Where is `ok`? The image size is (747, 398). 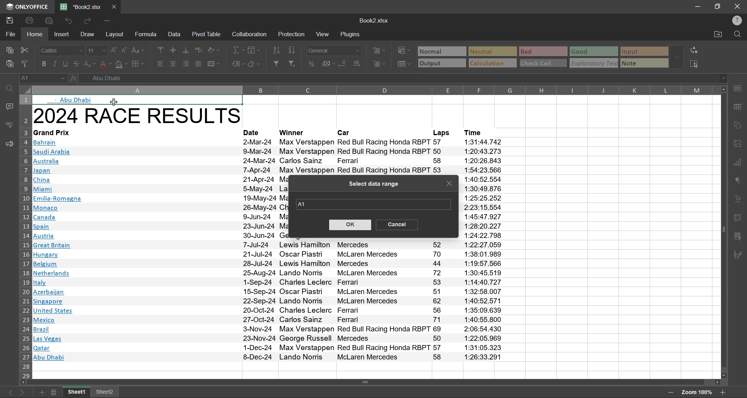
ok is located at coordinates (351, 224).